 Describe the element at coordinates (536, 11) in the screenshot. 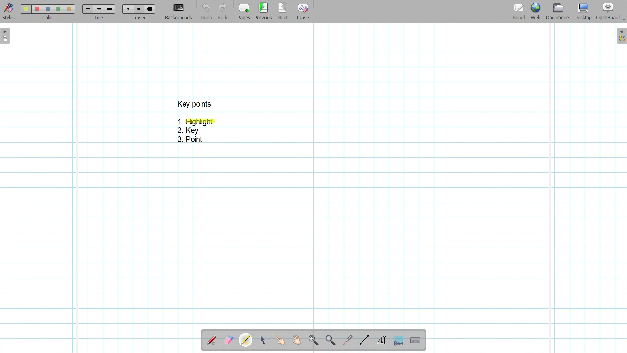

I see `Web` at that location.